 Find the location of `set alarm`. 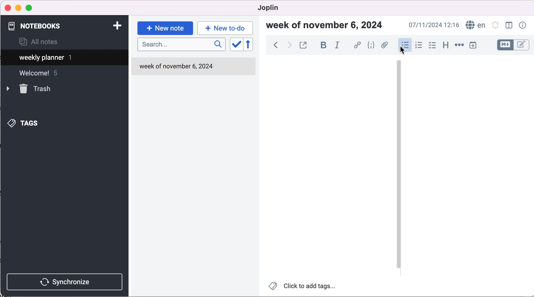

set alarm is located at coordinates (496, 26).